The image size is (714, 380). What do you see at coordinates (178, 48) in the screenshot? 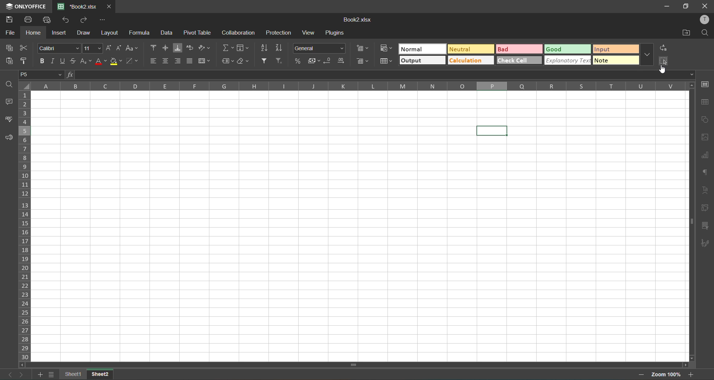
I see `align bottom` at bounding box center [178, 48].